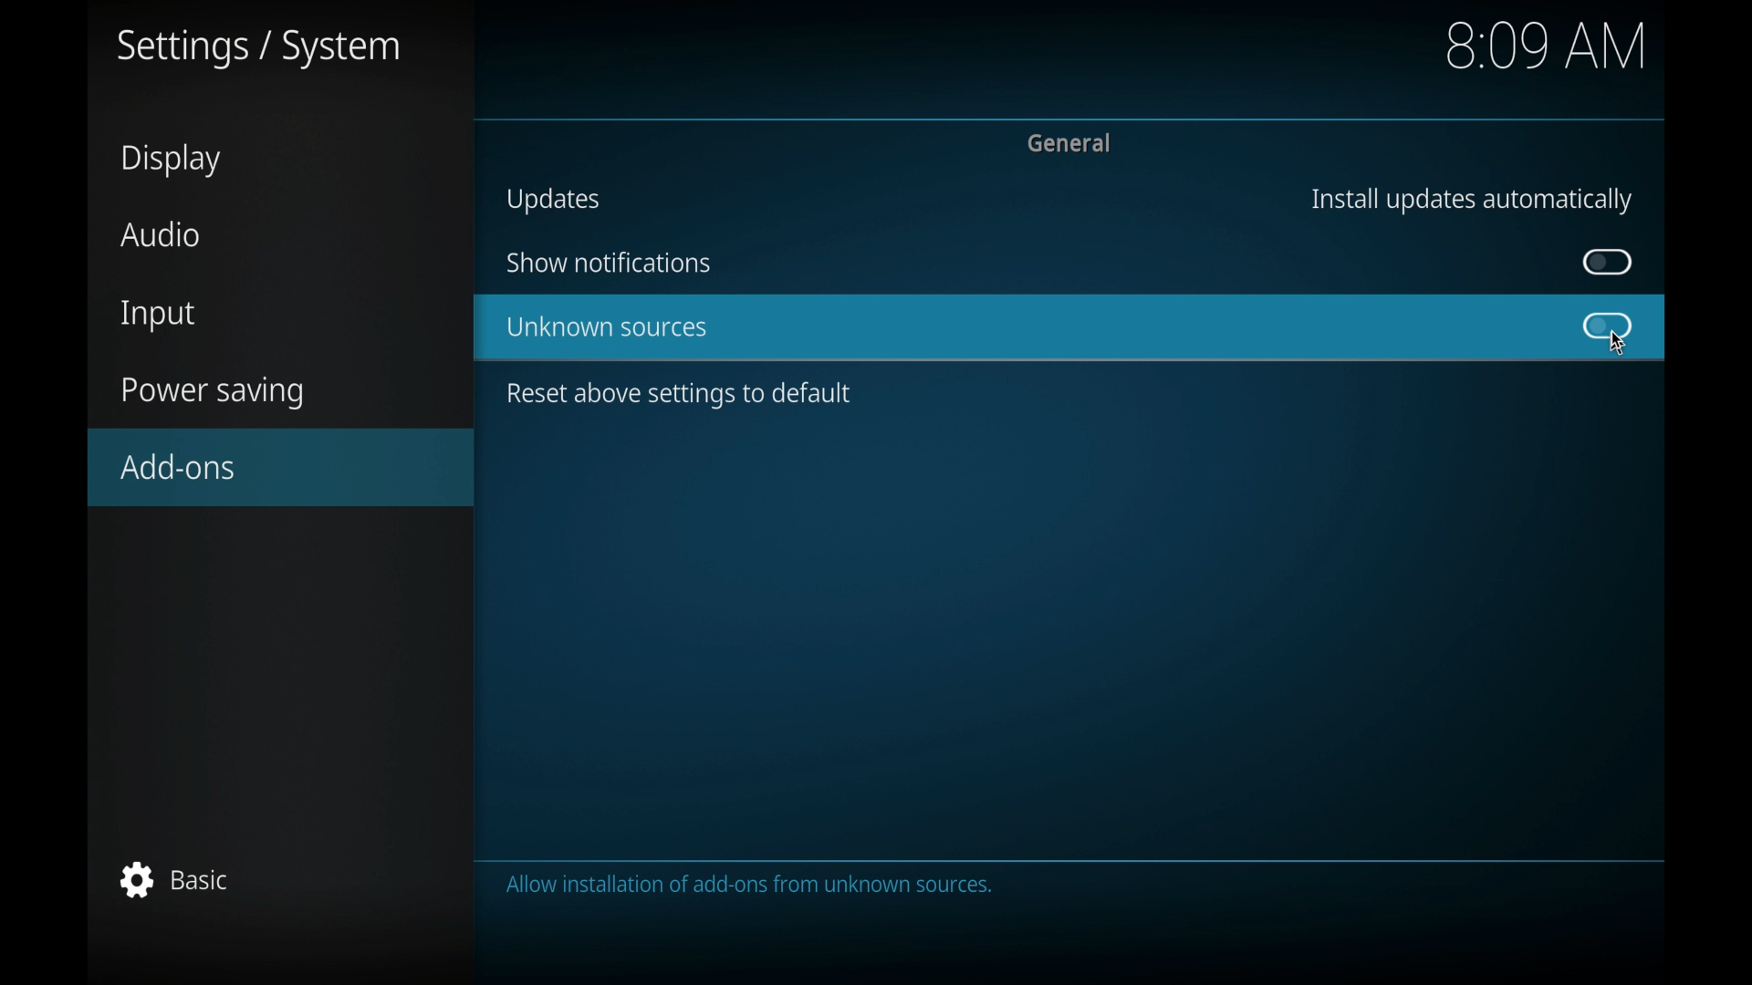  Describe the element at coordinates (608, 328) in the screenshot. I see `unknown sources` at that location.